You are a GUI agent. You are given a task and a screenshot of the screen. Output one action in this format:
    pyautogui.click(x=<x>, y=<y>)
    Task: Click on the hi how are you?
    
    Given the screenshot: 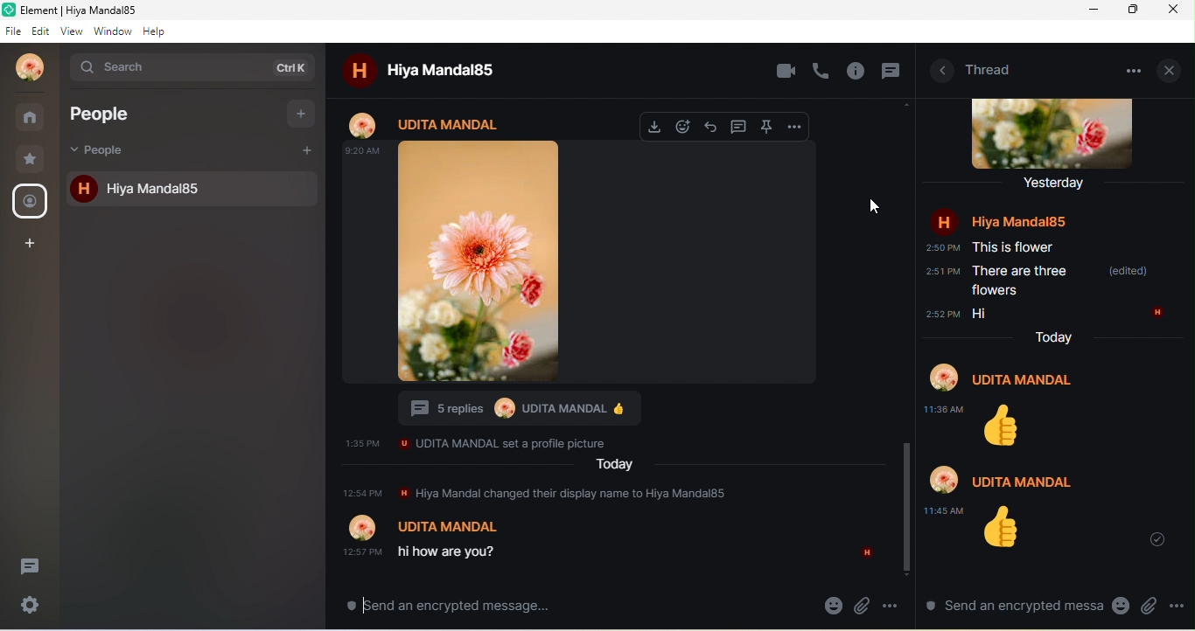 What is the action you would take?
    pyautogui.click(x=458, y=552)
    